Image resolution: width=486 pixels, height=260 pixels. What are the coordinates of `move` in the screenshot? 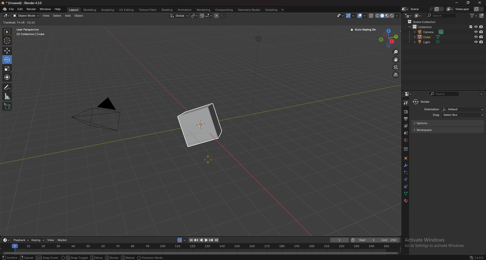 It's located at (97, 257).